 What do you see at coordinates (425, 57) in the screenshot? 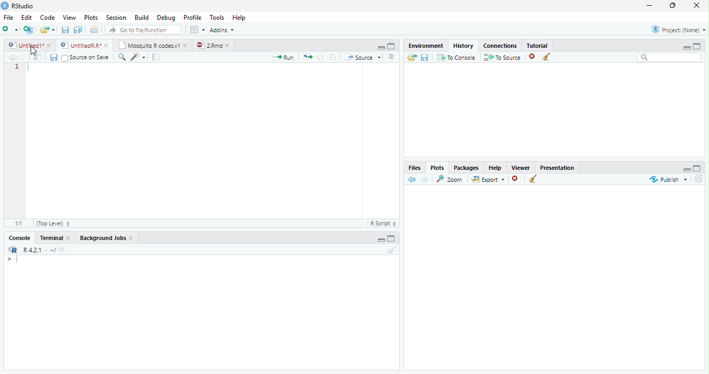
I see `Save` at bounding box center [425, 57].